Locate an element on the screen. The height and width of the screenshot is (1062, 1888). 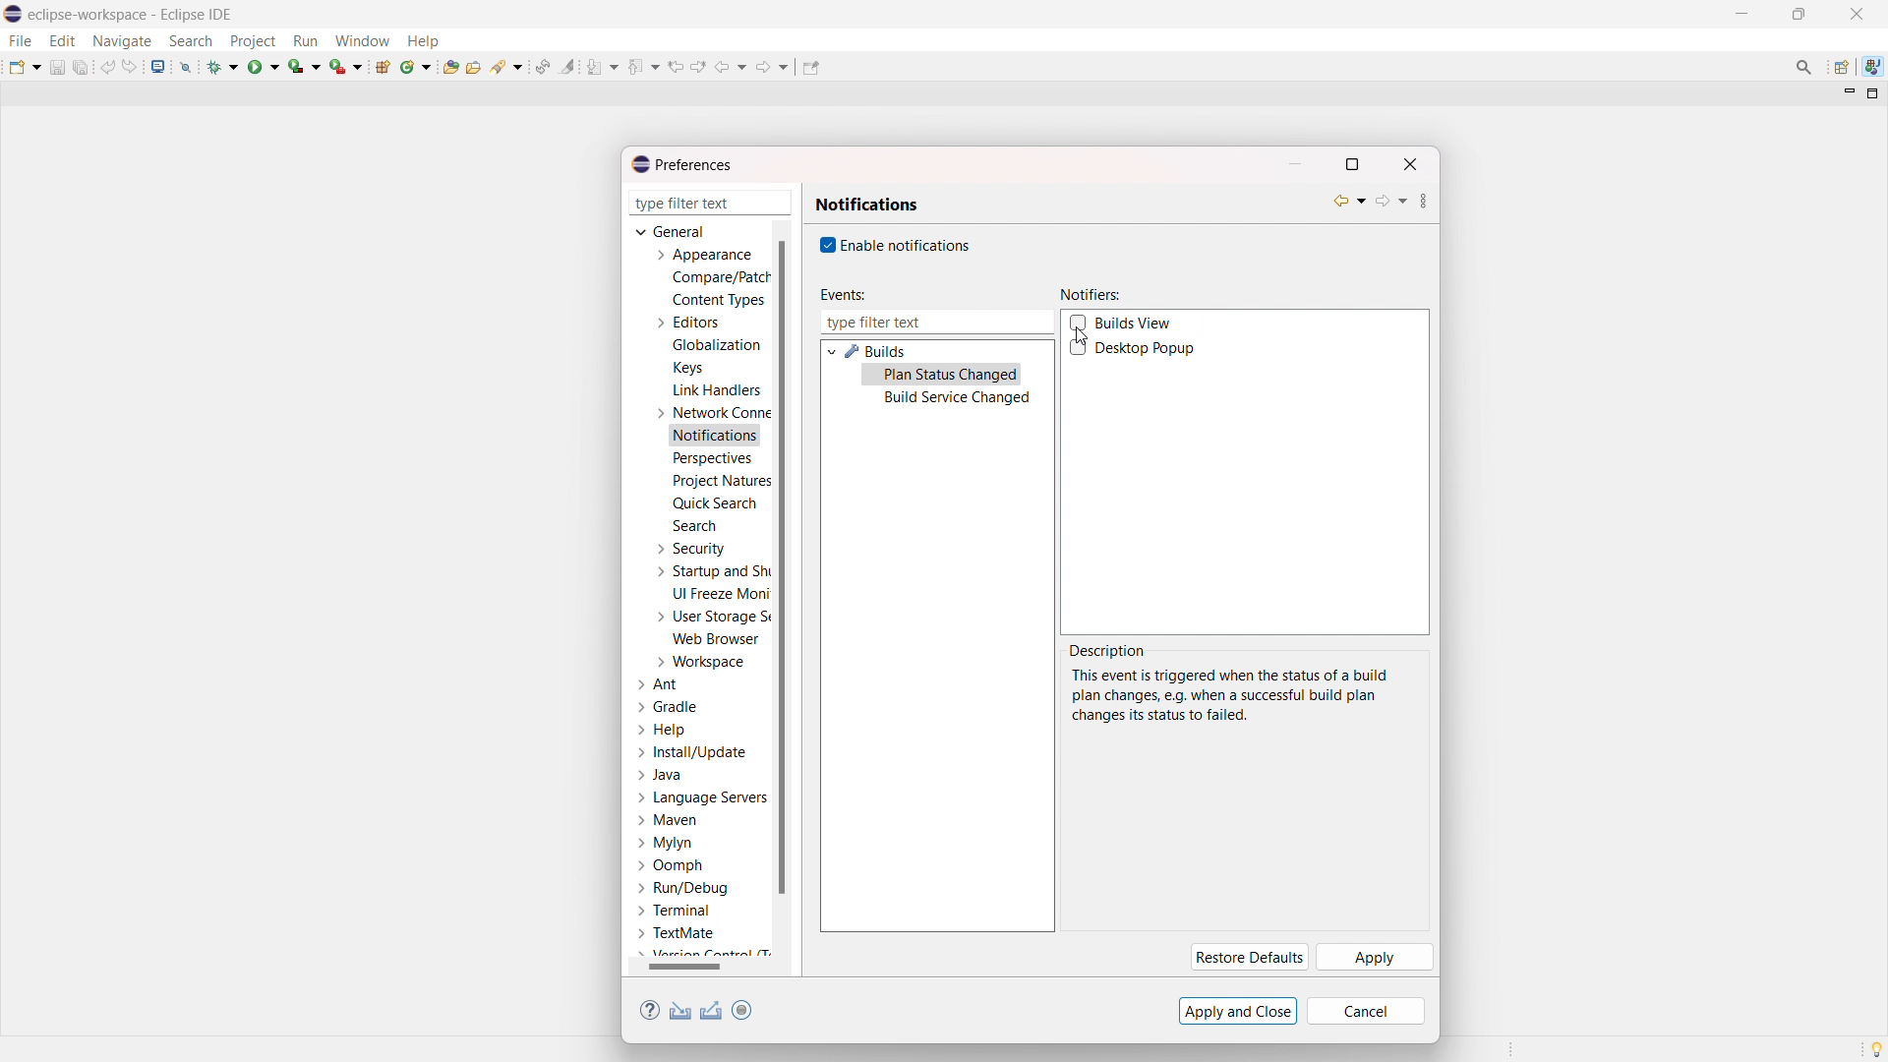
open perspective is located at coordinates (1840, 68).